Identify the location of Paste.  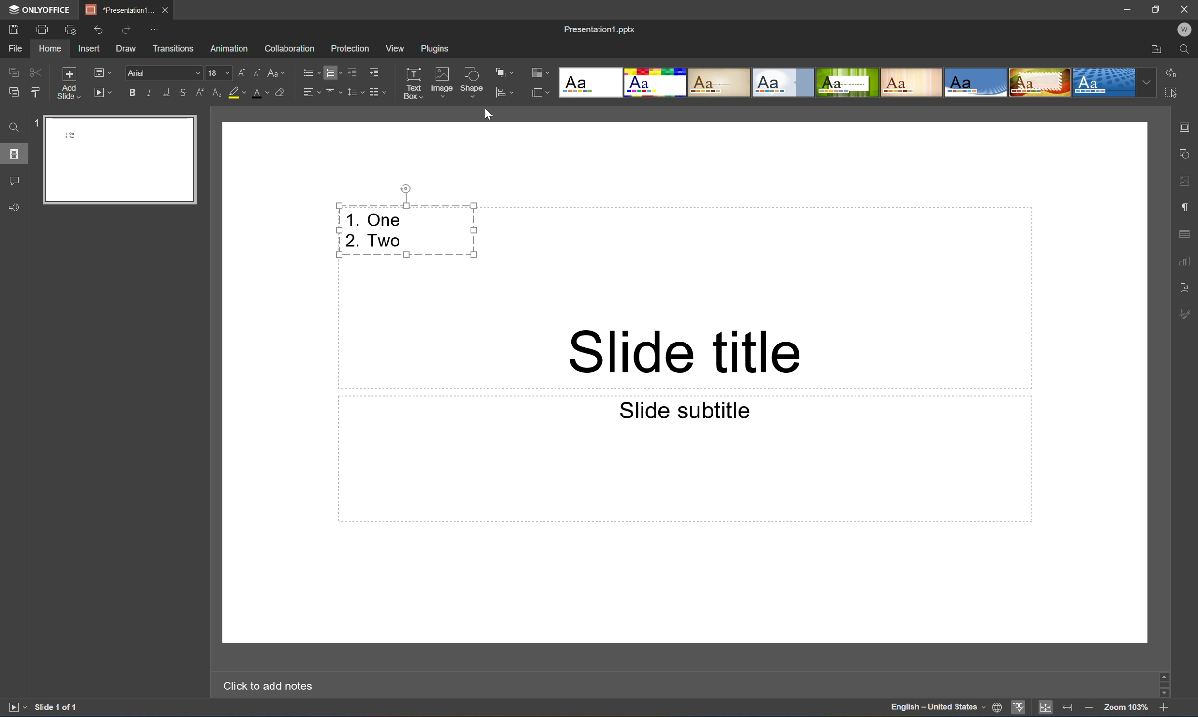
(124, 160).